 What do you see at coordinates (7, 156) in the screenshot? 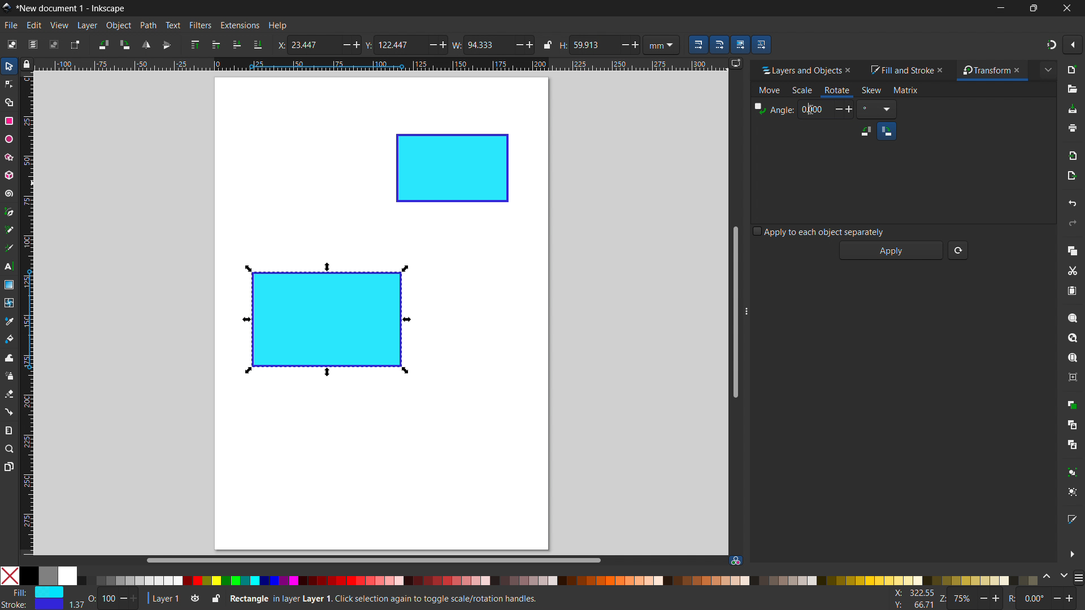
I see `star/polygon tool` at bounding box center [7, 156].